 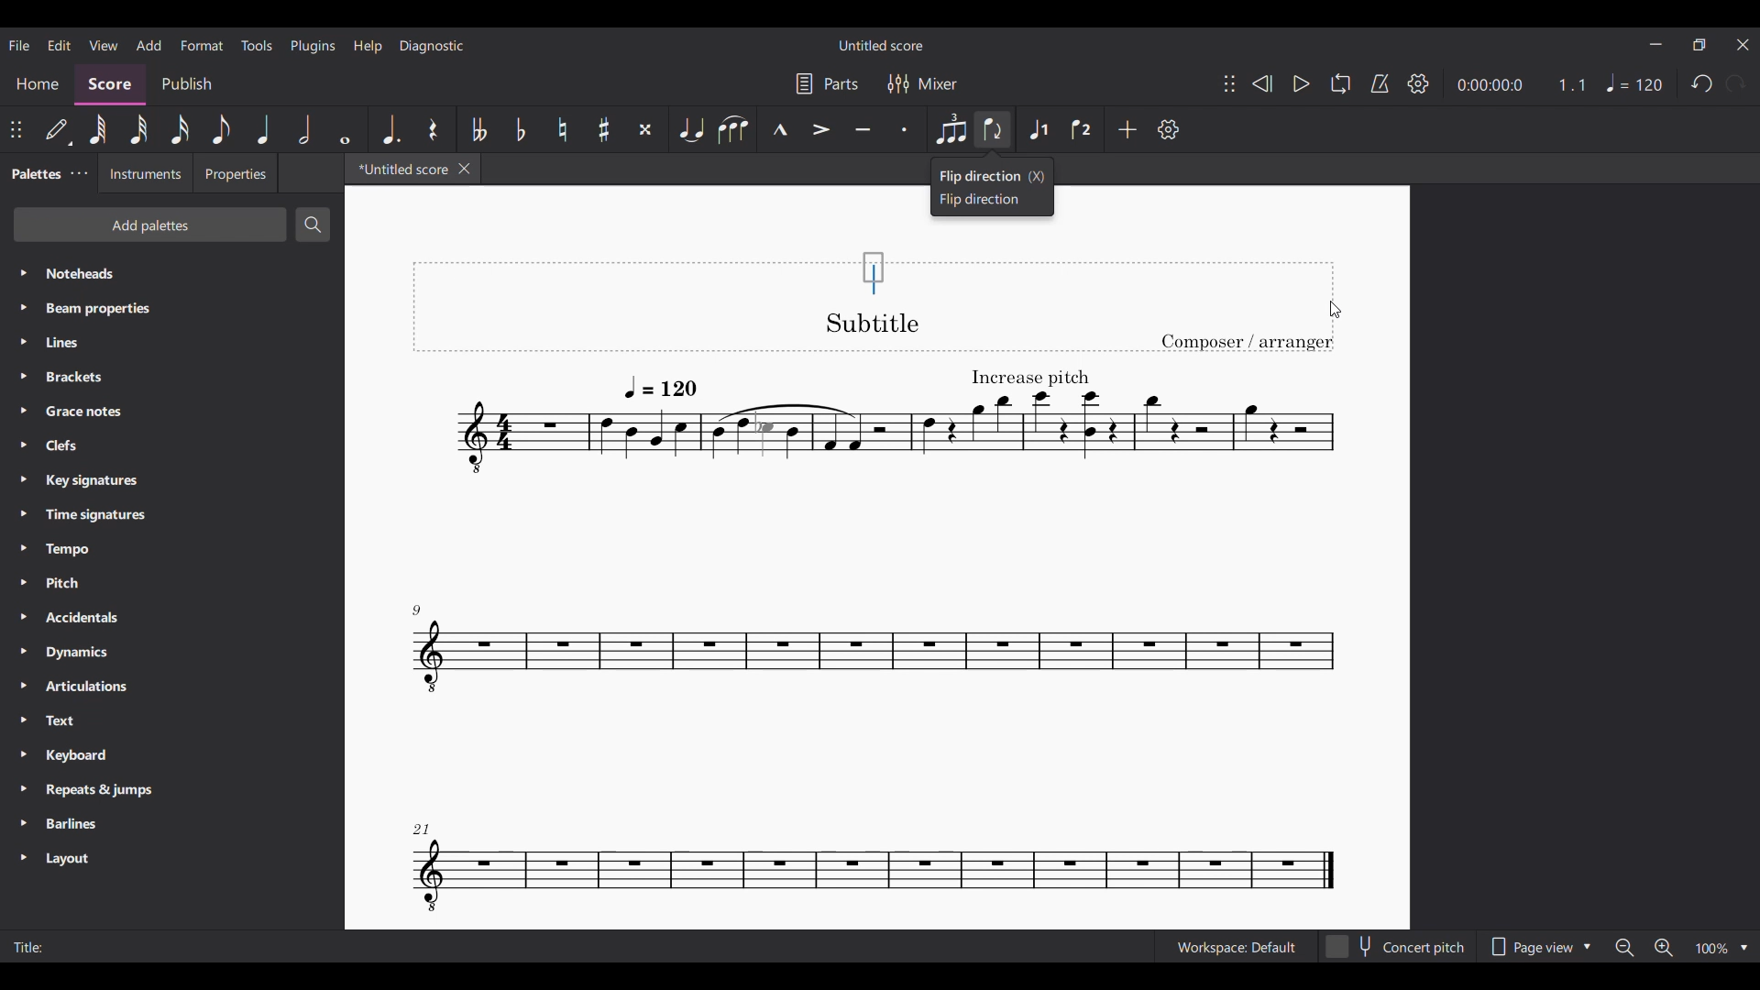 I want to click on Zoom in, so click(x=1664, y=948).